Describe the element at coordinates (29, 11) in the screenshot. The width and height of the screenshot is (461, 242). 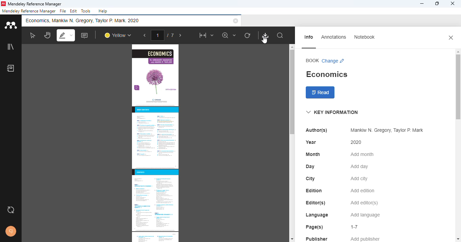
I see `mendeley reference manager` at that location.